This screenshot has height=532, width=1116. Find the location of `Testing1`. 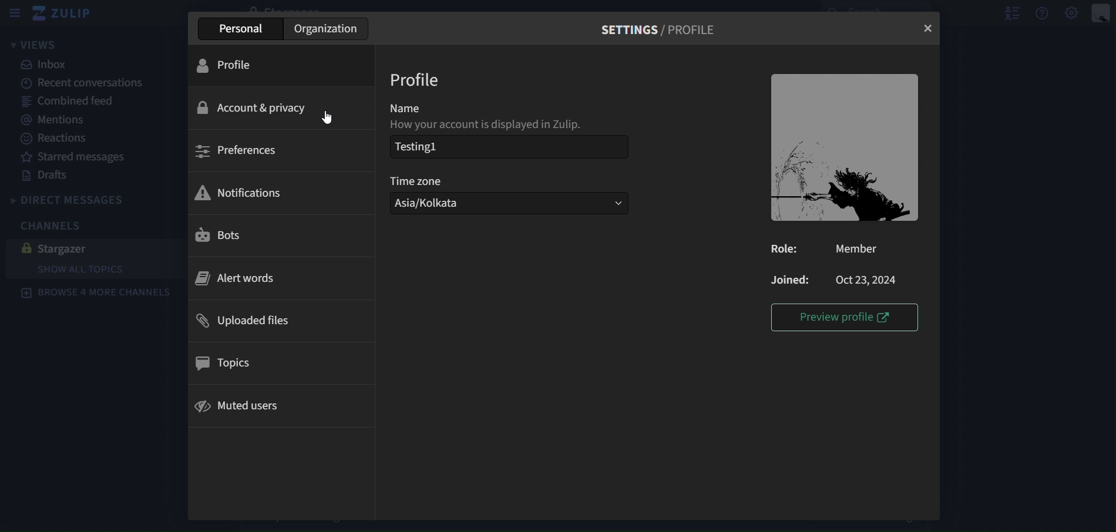

Testing1 is located at coordinates (422, 148).